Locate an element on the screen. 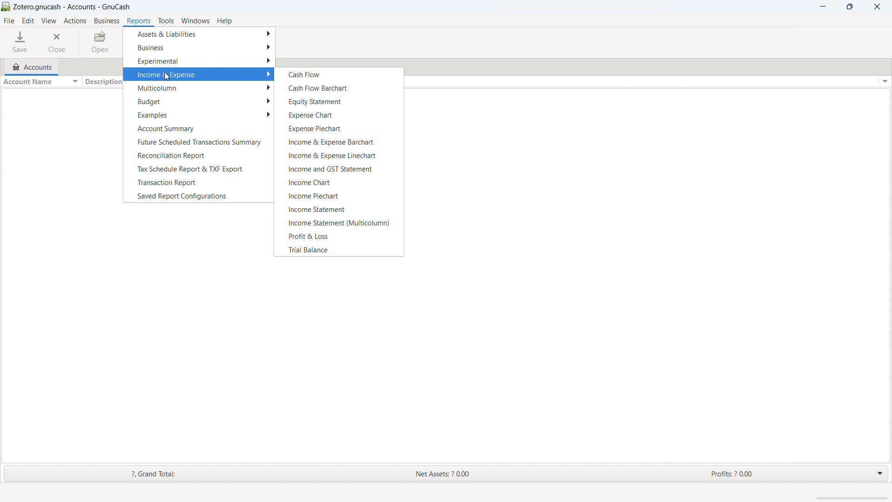 Image resolution: width=892 pixels, height=502 pixels. title is located at coordinates (73, 7).